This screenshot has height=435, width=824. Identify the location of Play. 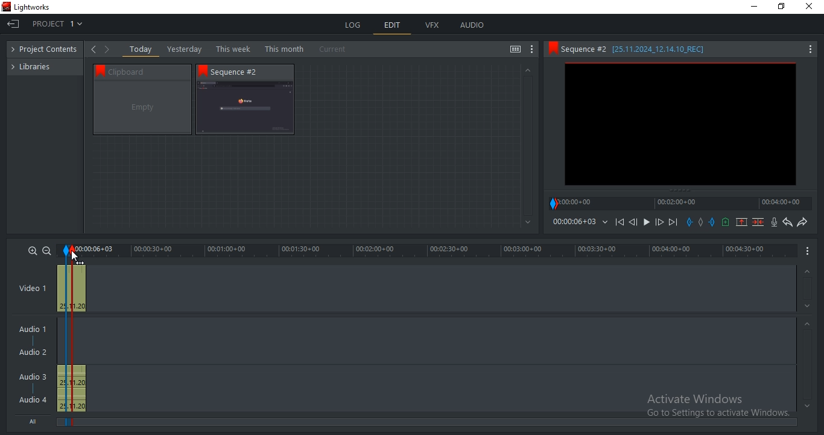
(647, 222).